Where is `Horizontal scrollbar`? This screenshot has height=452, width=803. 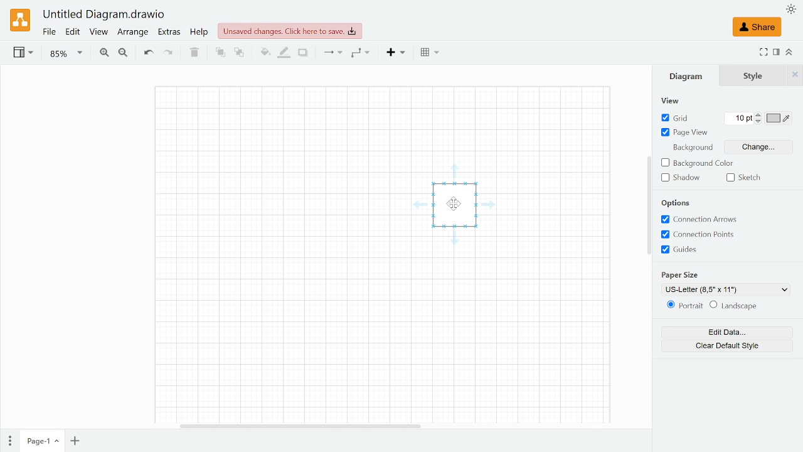
Horizontal scrollbar is located at coordinates (300, 425).